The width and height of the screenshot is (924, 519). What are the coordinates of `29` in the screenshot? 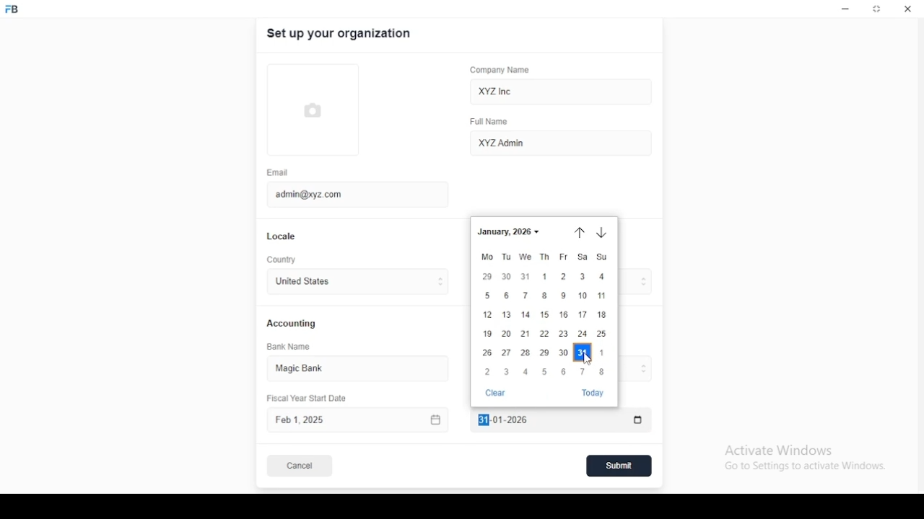 It's located at (489, 276).